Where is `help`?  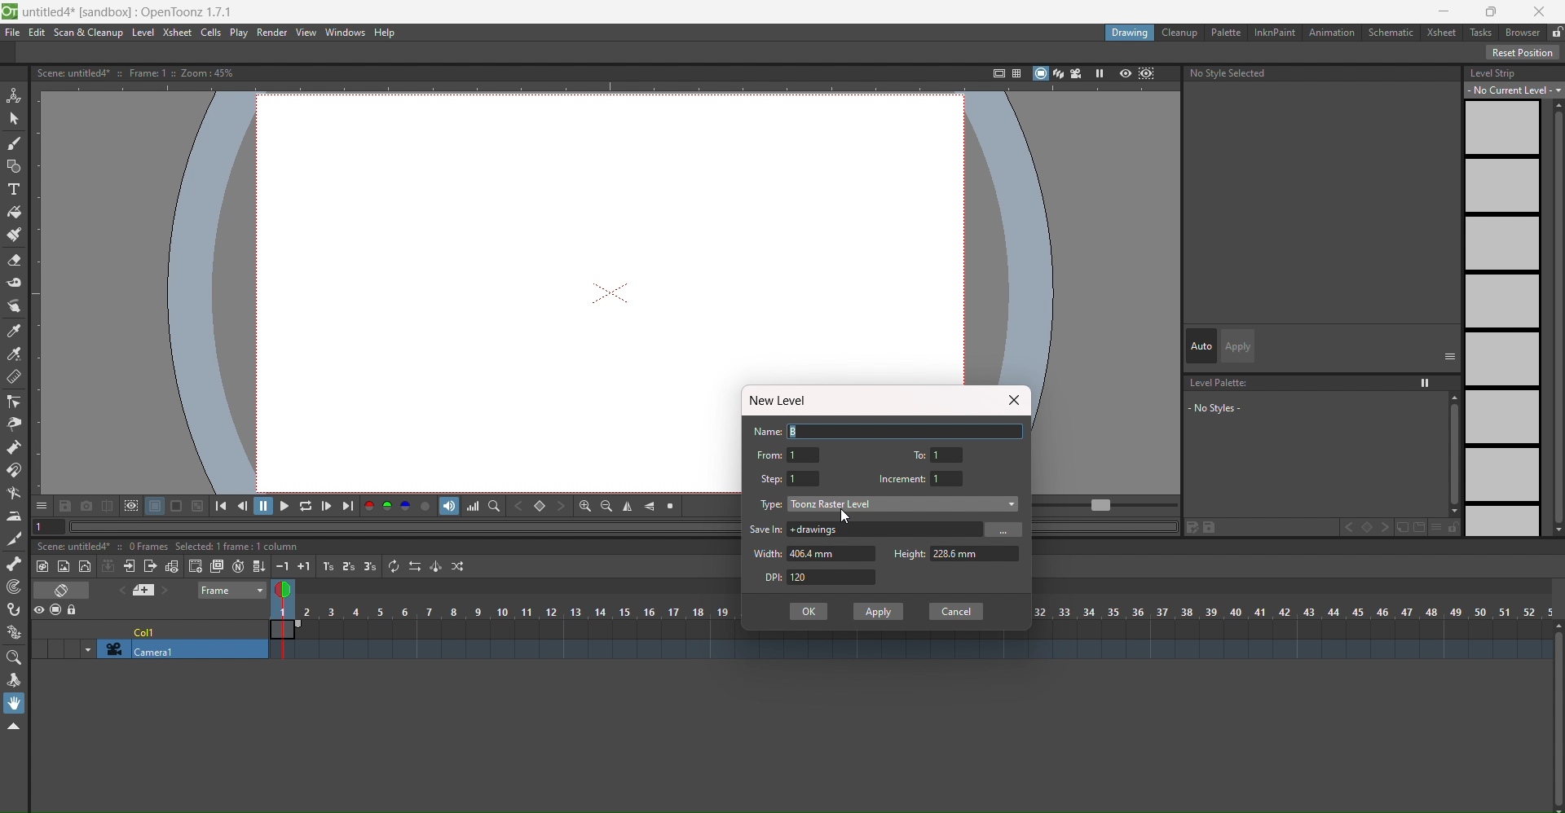
help is located at coordinates (389, 33).